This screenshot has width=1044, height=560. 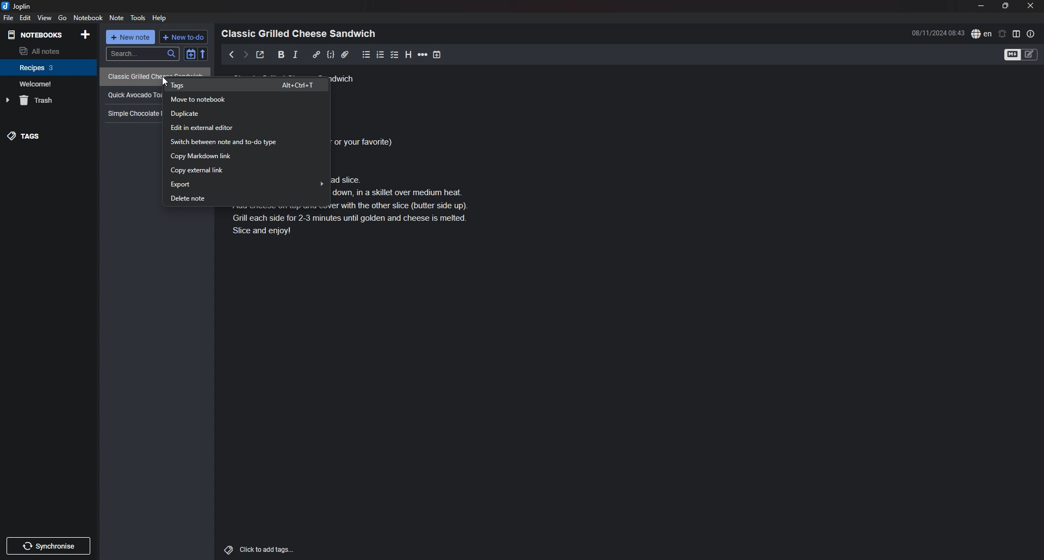 What do you see at coordinates (261, 54) in the screenshot?
I see `toggle external editor` at bounding box center [261, 54].